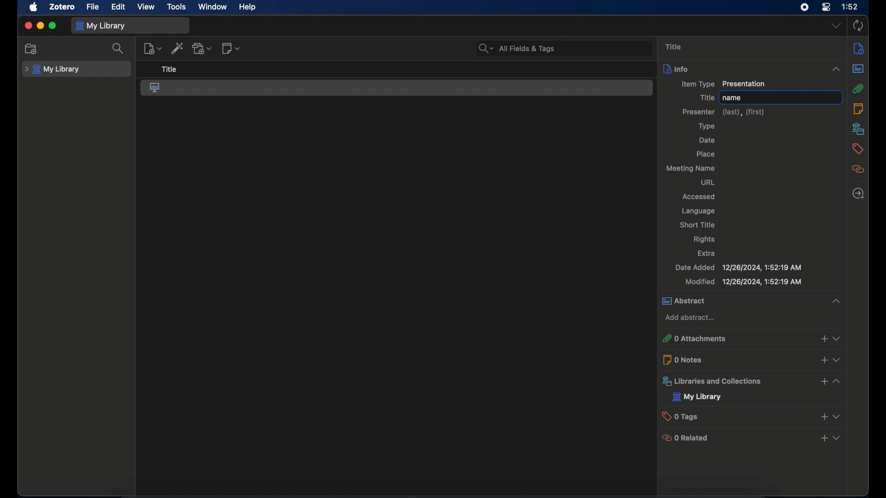 This screenshot has height=498, width=886. What do you see at coordinates (706, 183) in the screenshot?
I see `url` at bounding box center [706, 183].